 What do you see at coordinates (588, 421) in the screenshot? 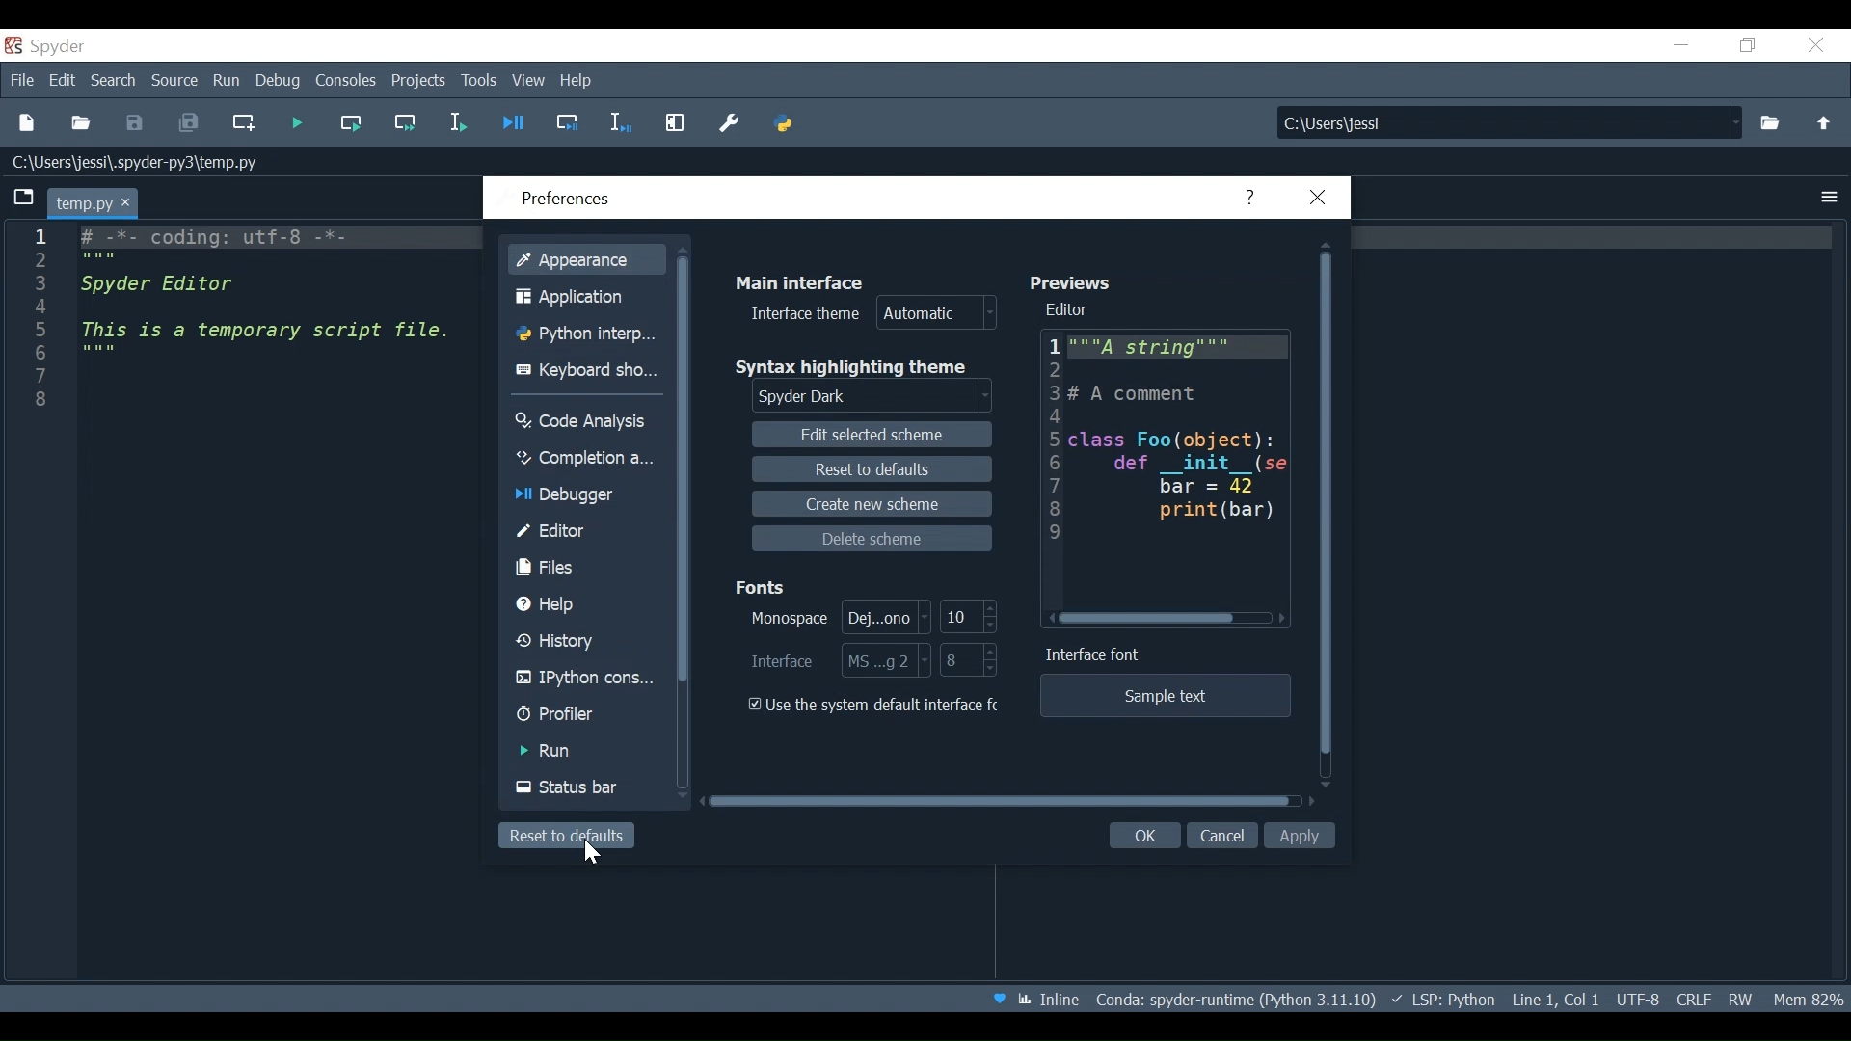
I see `Code Analysis` at bounding box center [588, 421].